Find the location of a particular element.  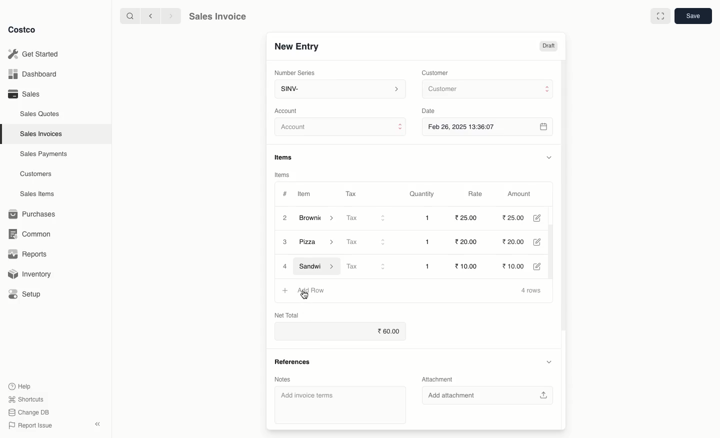

Inventory is located at coordinates (31, 273).